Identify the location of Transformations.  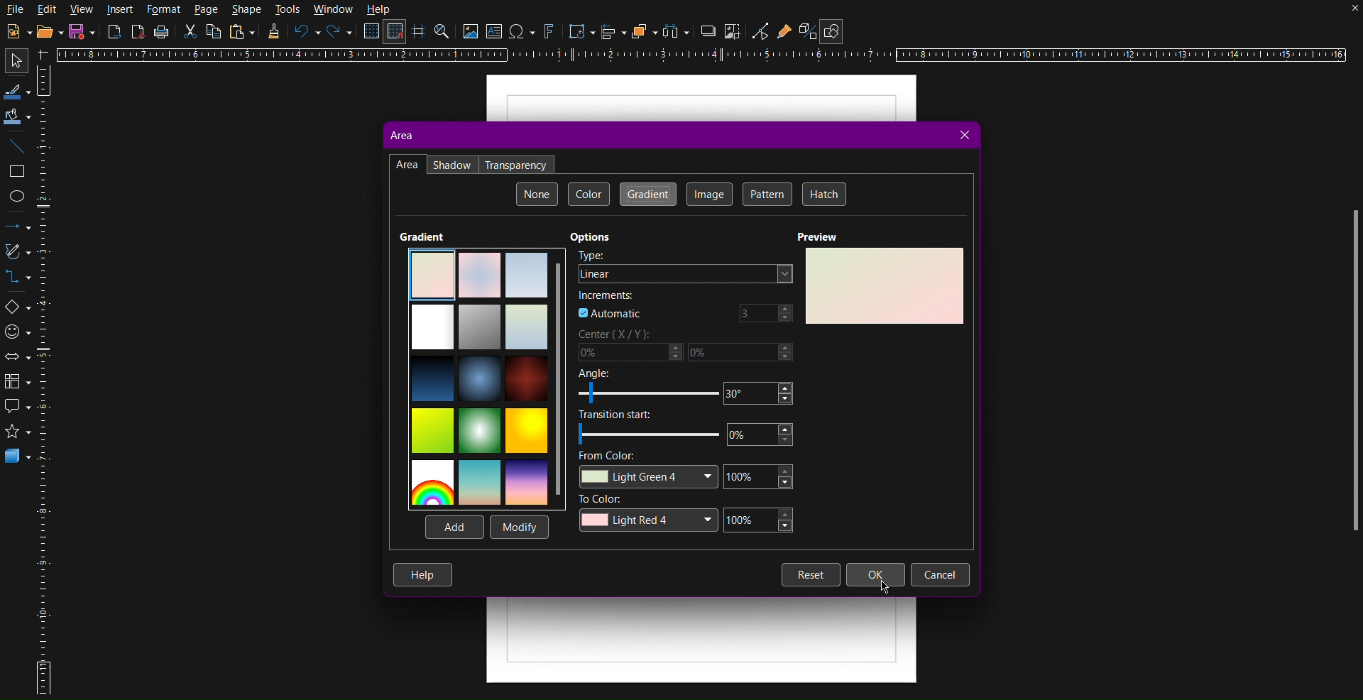
(579, 31).